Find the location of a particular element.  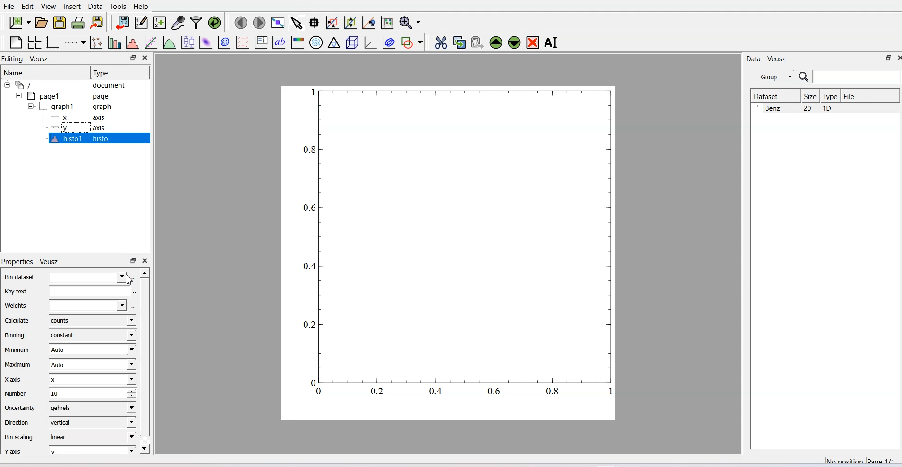

Arrange graph in grid is located at coordinates (34, 42).